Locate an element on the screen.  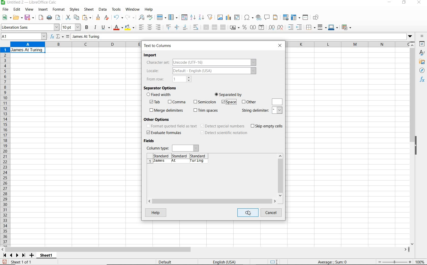
hide is located at coordinates (417, 145).